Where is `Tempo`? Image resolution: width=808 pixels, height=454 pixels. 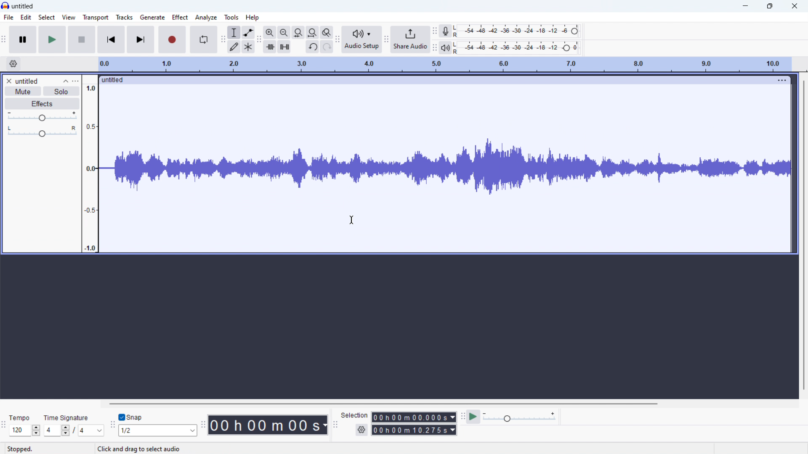 Tempo is located at coordinates (22, 418).